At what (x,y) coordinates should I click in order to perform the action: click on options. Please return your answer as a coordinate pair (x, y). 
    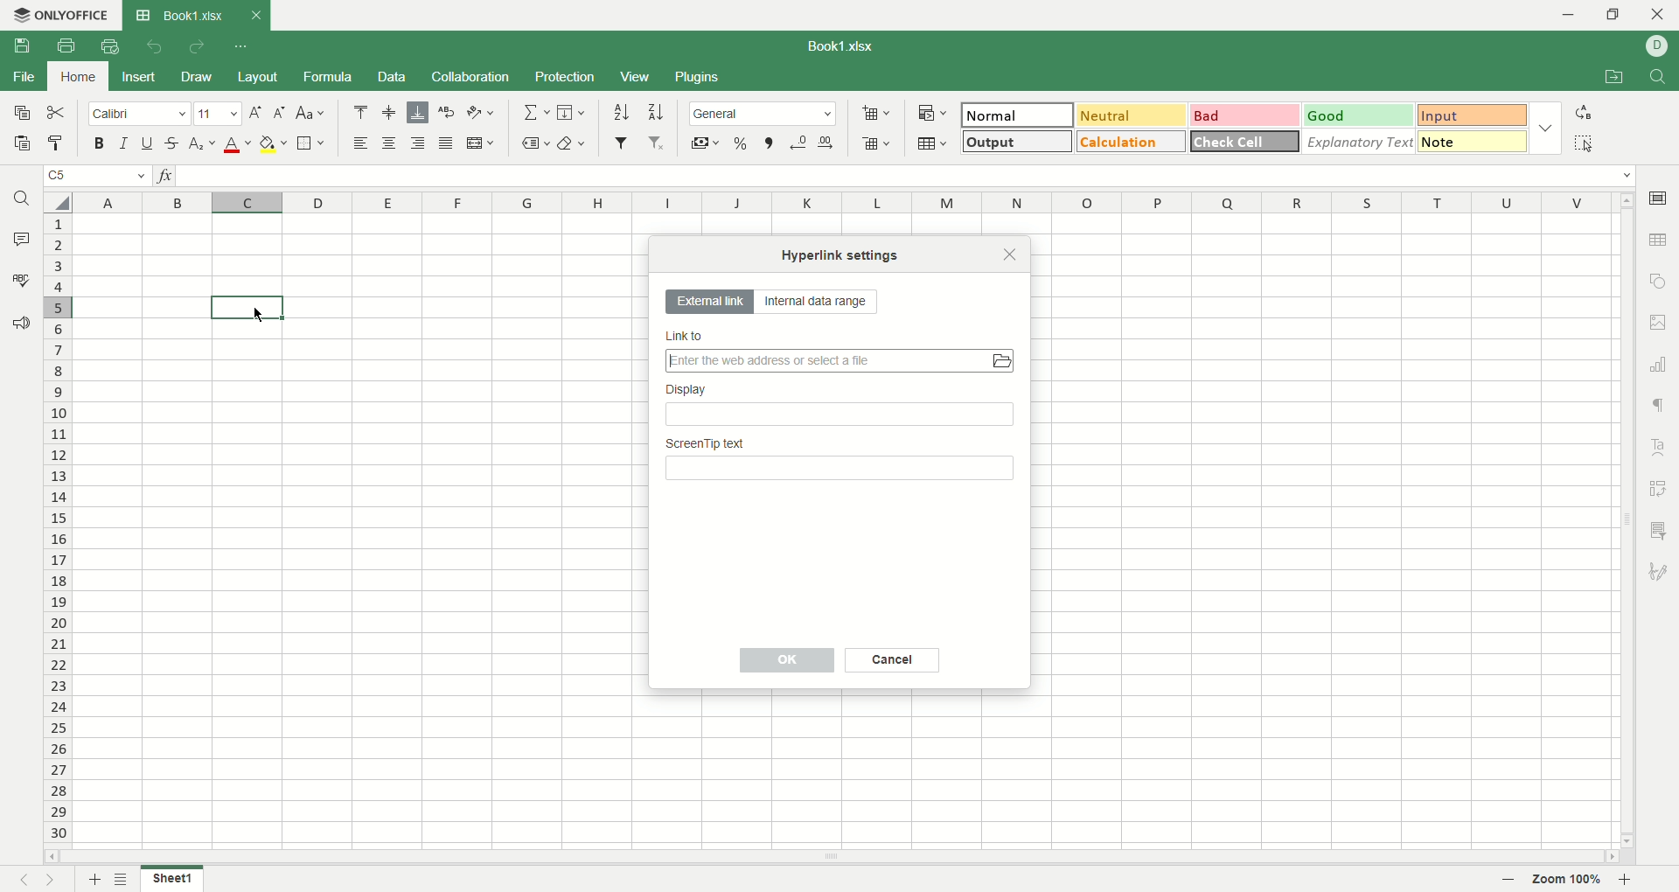
    Looking at the image, I should click on (1549, 125).